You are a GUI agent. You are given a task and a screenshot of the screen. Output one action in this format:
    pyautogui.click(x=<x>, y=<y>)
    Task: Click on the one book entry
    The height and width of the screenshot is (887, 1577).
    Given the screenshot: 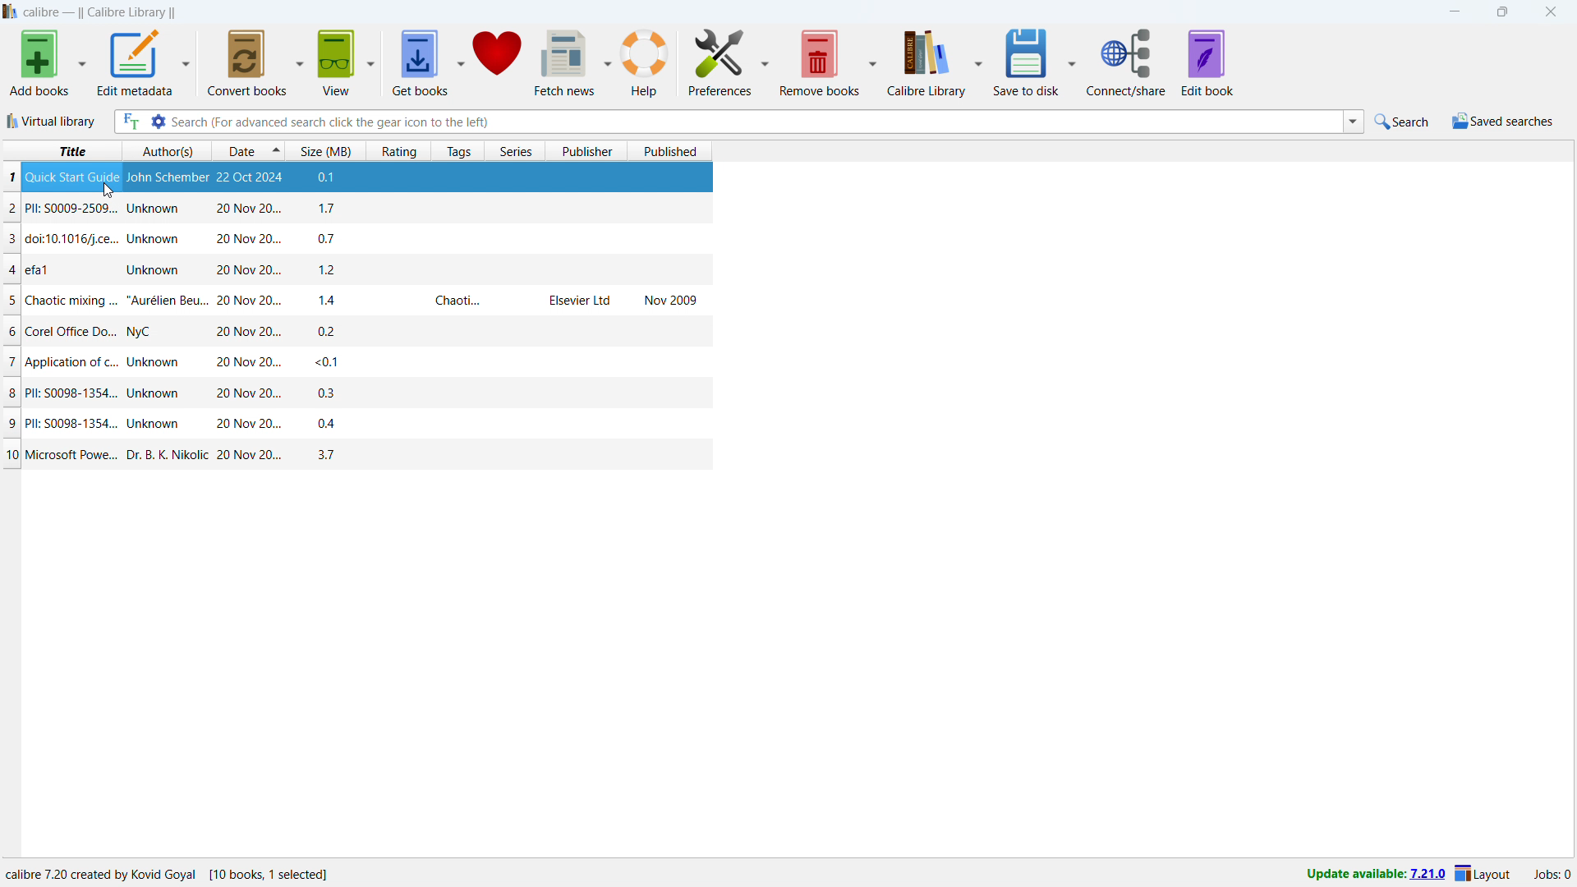 What is the action you would take?
    pyautogui.click(x=357, y=362)
    